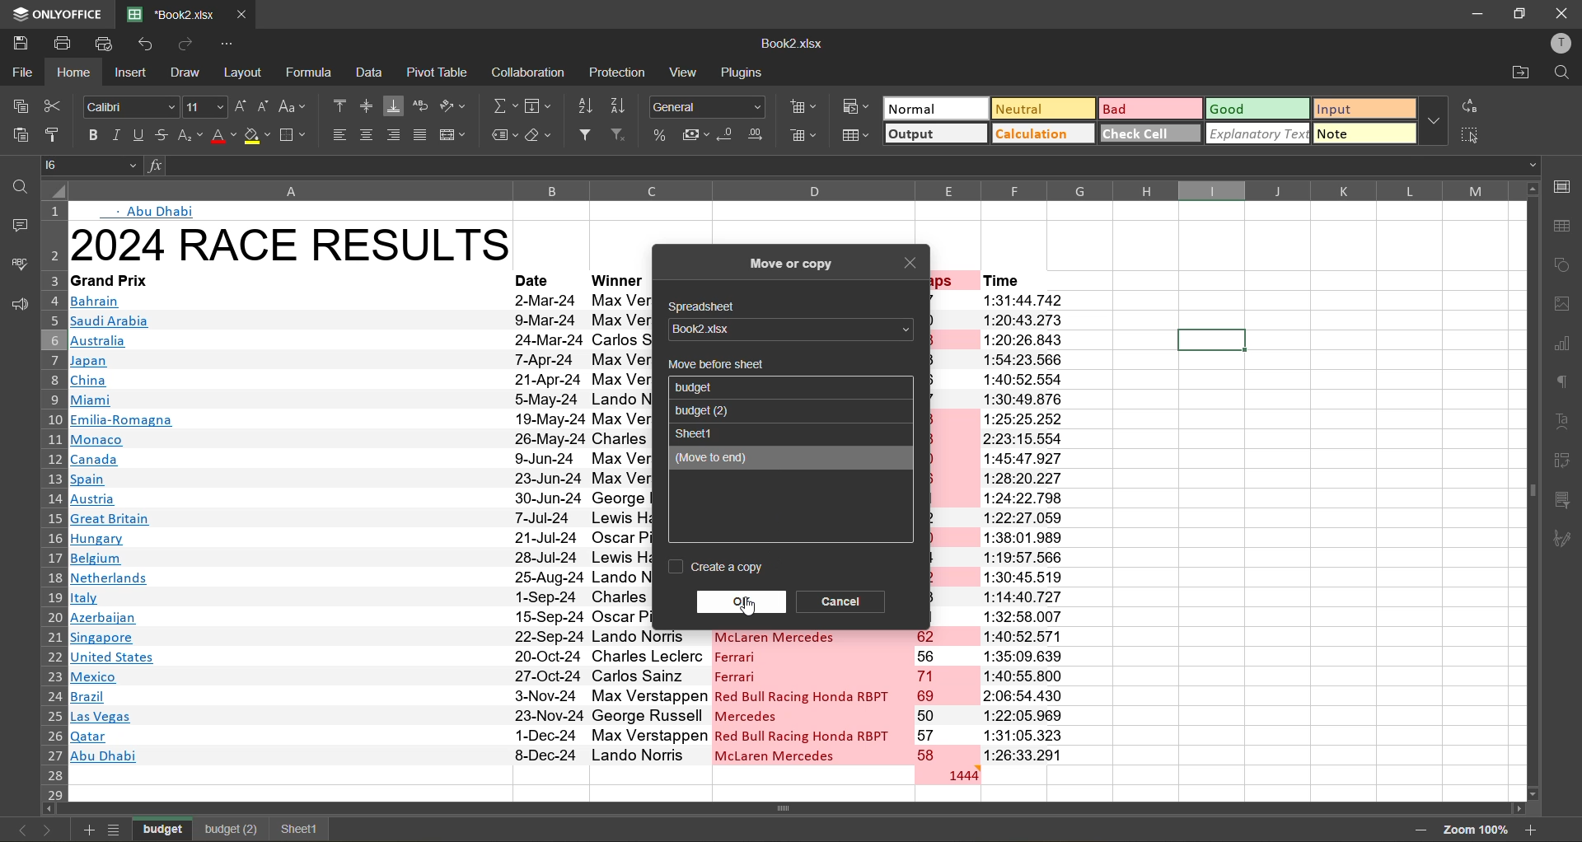 This screenshot has height=842, width=1582. Describe the element at coordinates (822, 810) in the screenshot. I see `scroll bar` at that location.